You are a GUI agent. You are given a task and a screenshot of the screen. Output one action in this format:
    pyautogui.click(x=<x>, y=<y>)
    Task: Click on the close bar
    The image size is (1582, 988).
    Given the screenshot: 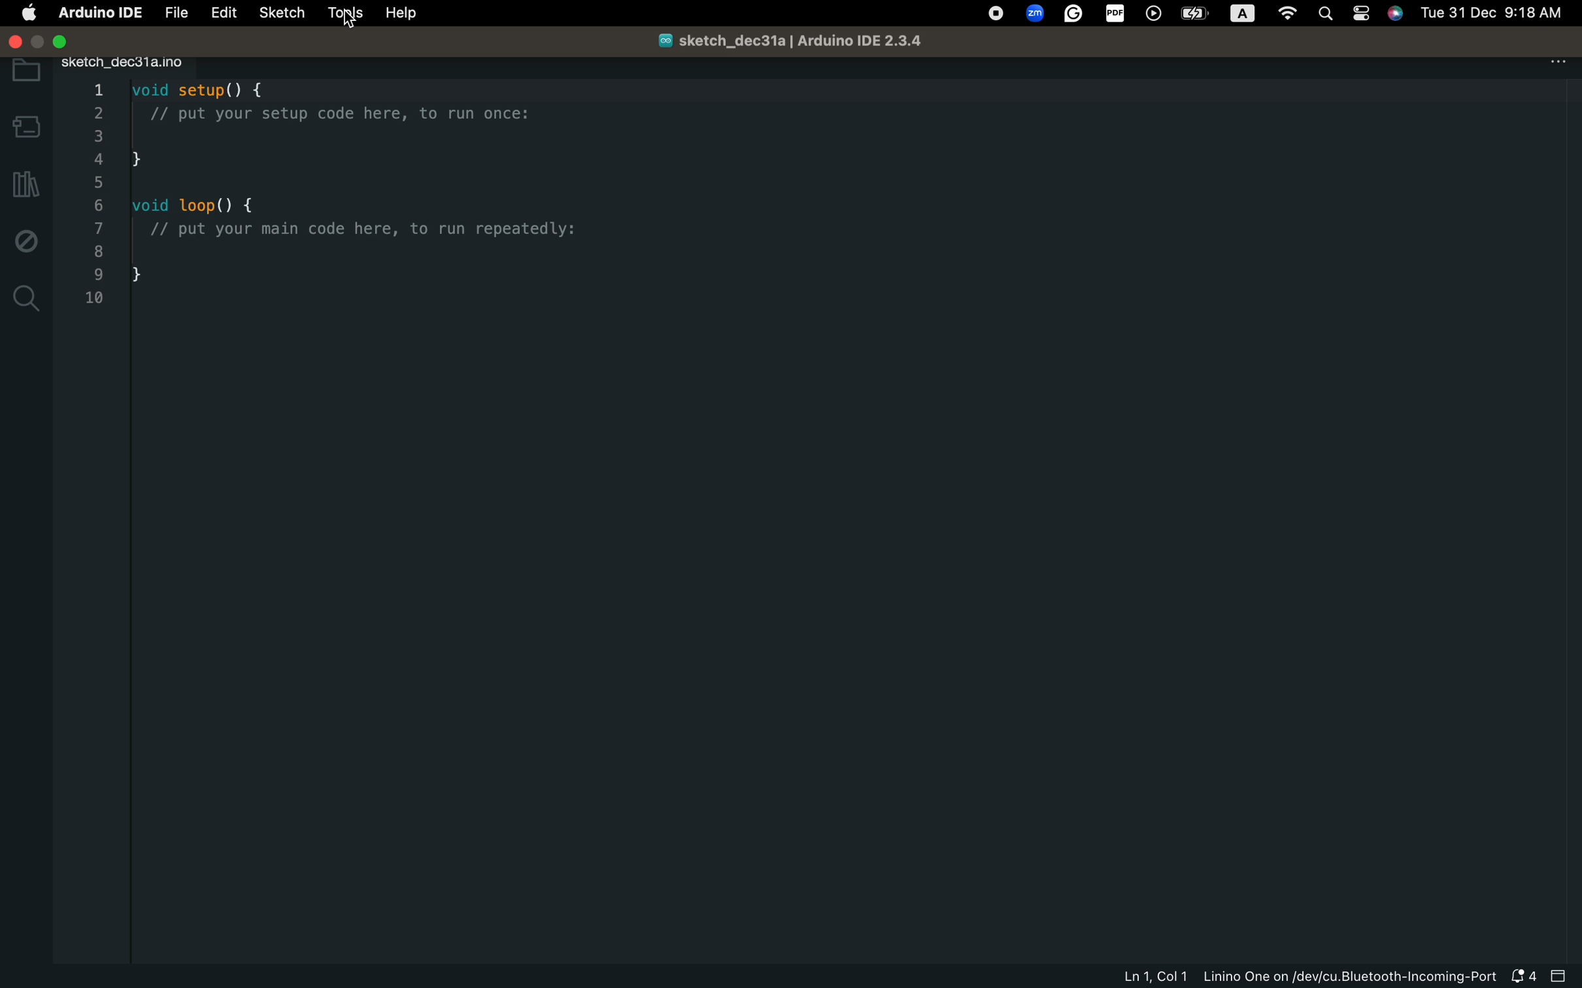 What is the action you would take?
    pyautogui.click(x=1560, y=977)
    